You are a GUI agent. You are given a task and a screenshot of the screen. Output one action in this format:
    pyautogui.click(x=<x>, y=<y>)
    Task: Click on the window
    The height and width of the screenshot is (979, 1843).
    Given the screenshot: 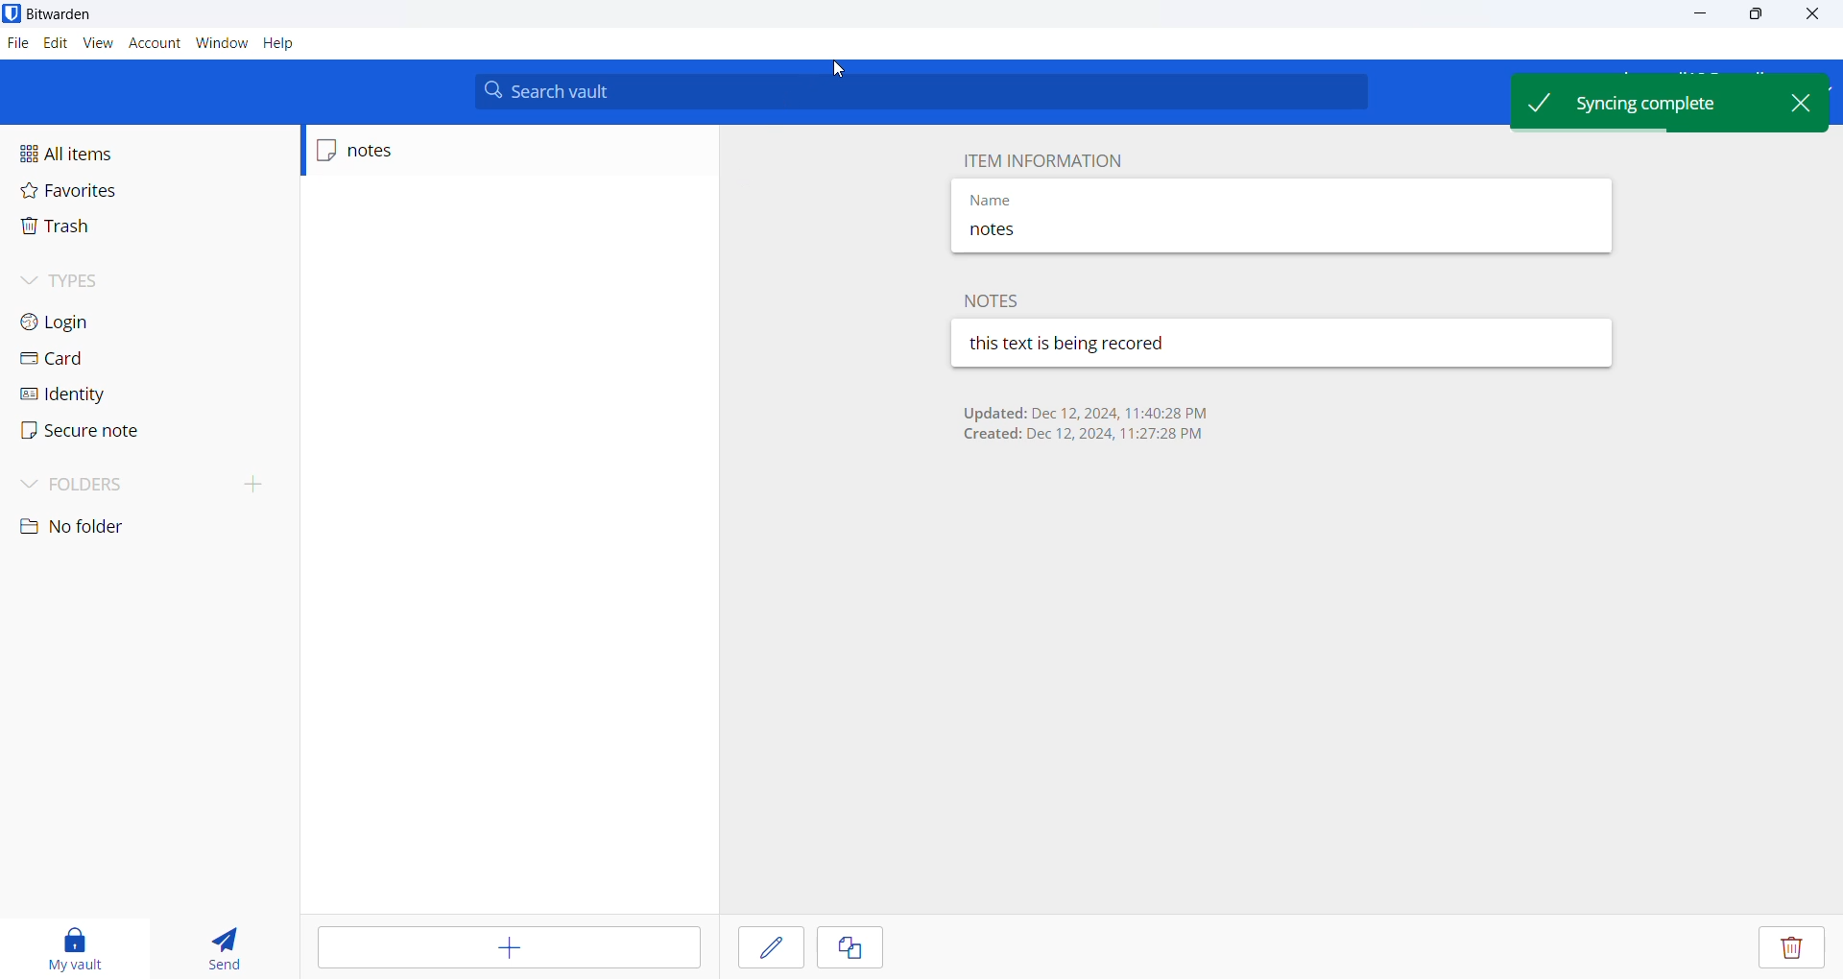 What is the action you would take?
    pyautogui.click(x=218, y=45)
    